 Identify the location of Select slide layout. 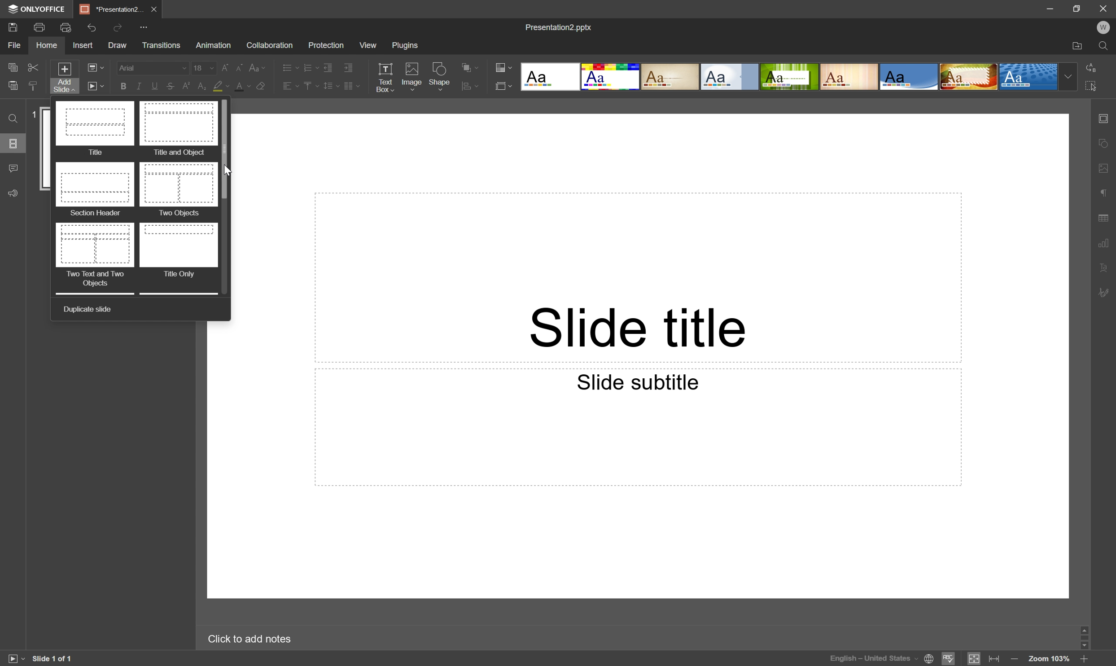
(504, 85).